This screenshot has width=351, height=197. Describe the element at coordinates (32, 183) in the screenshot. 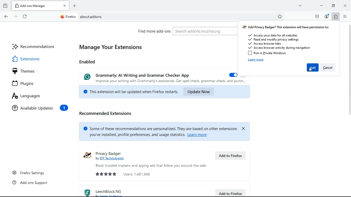

I see `Add-ons support` at that location.